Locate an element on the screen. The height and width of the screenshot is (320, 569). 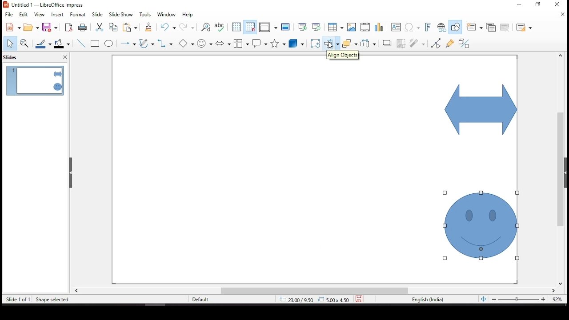
insert font work text is located at coordinates (426, 28).